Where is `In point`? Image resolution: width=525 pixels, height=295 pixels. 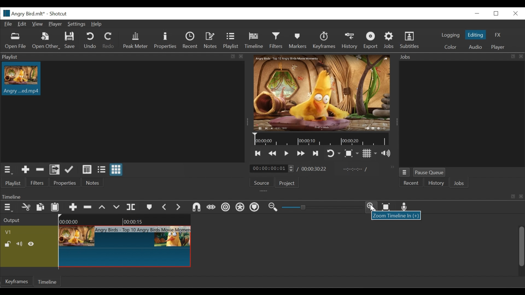 In point is located at coordinates (355, 169).